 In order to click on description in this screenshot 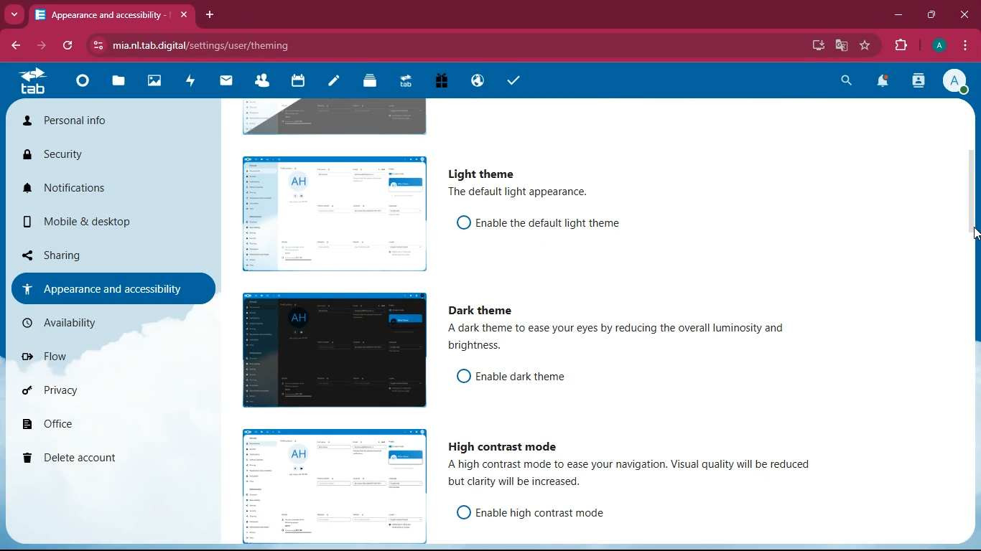, I will do `click(516, 192)`.